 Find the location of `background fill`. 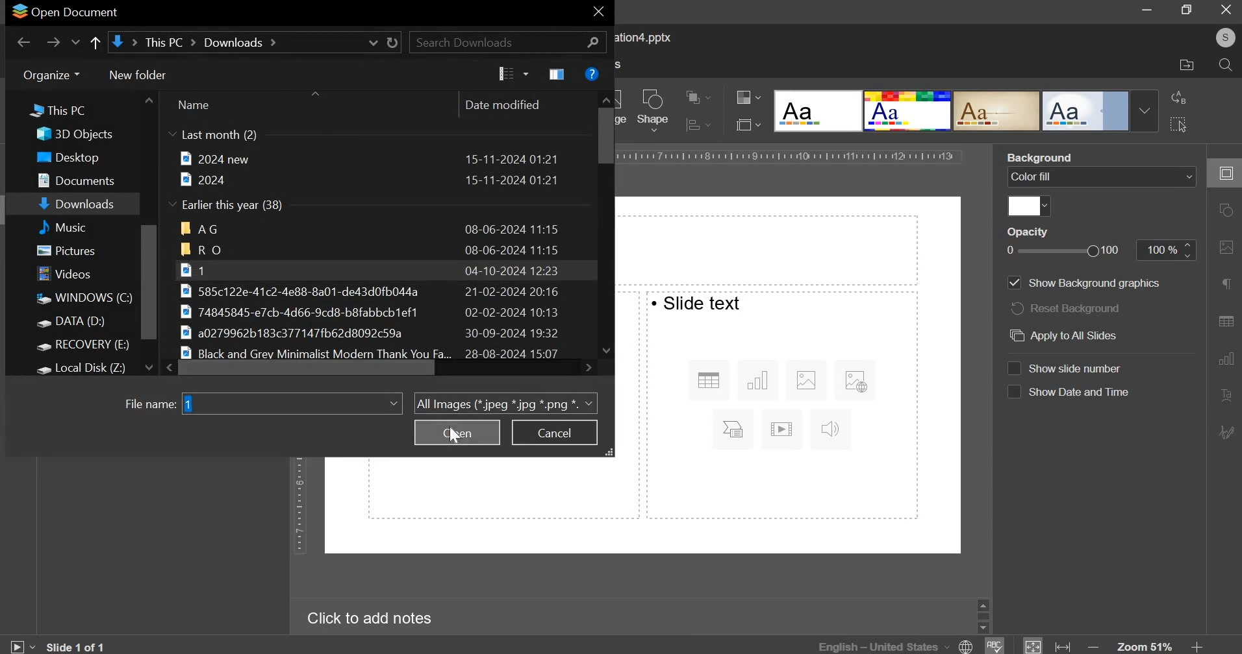

background fill is located at coordinates (1102, 176).